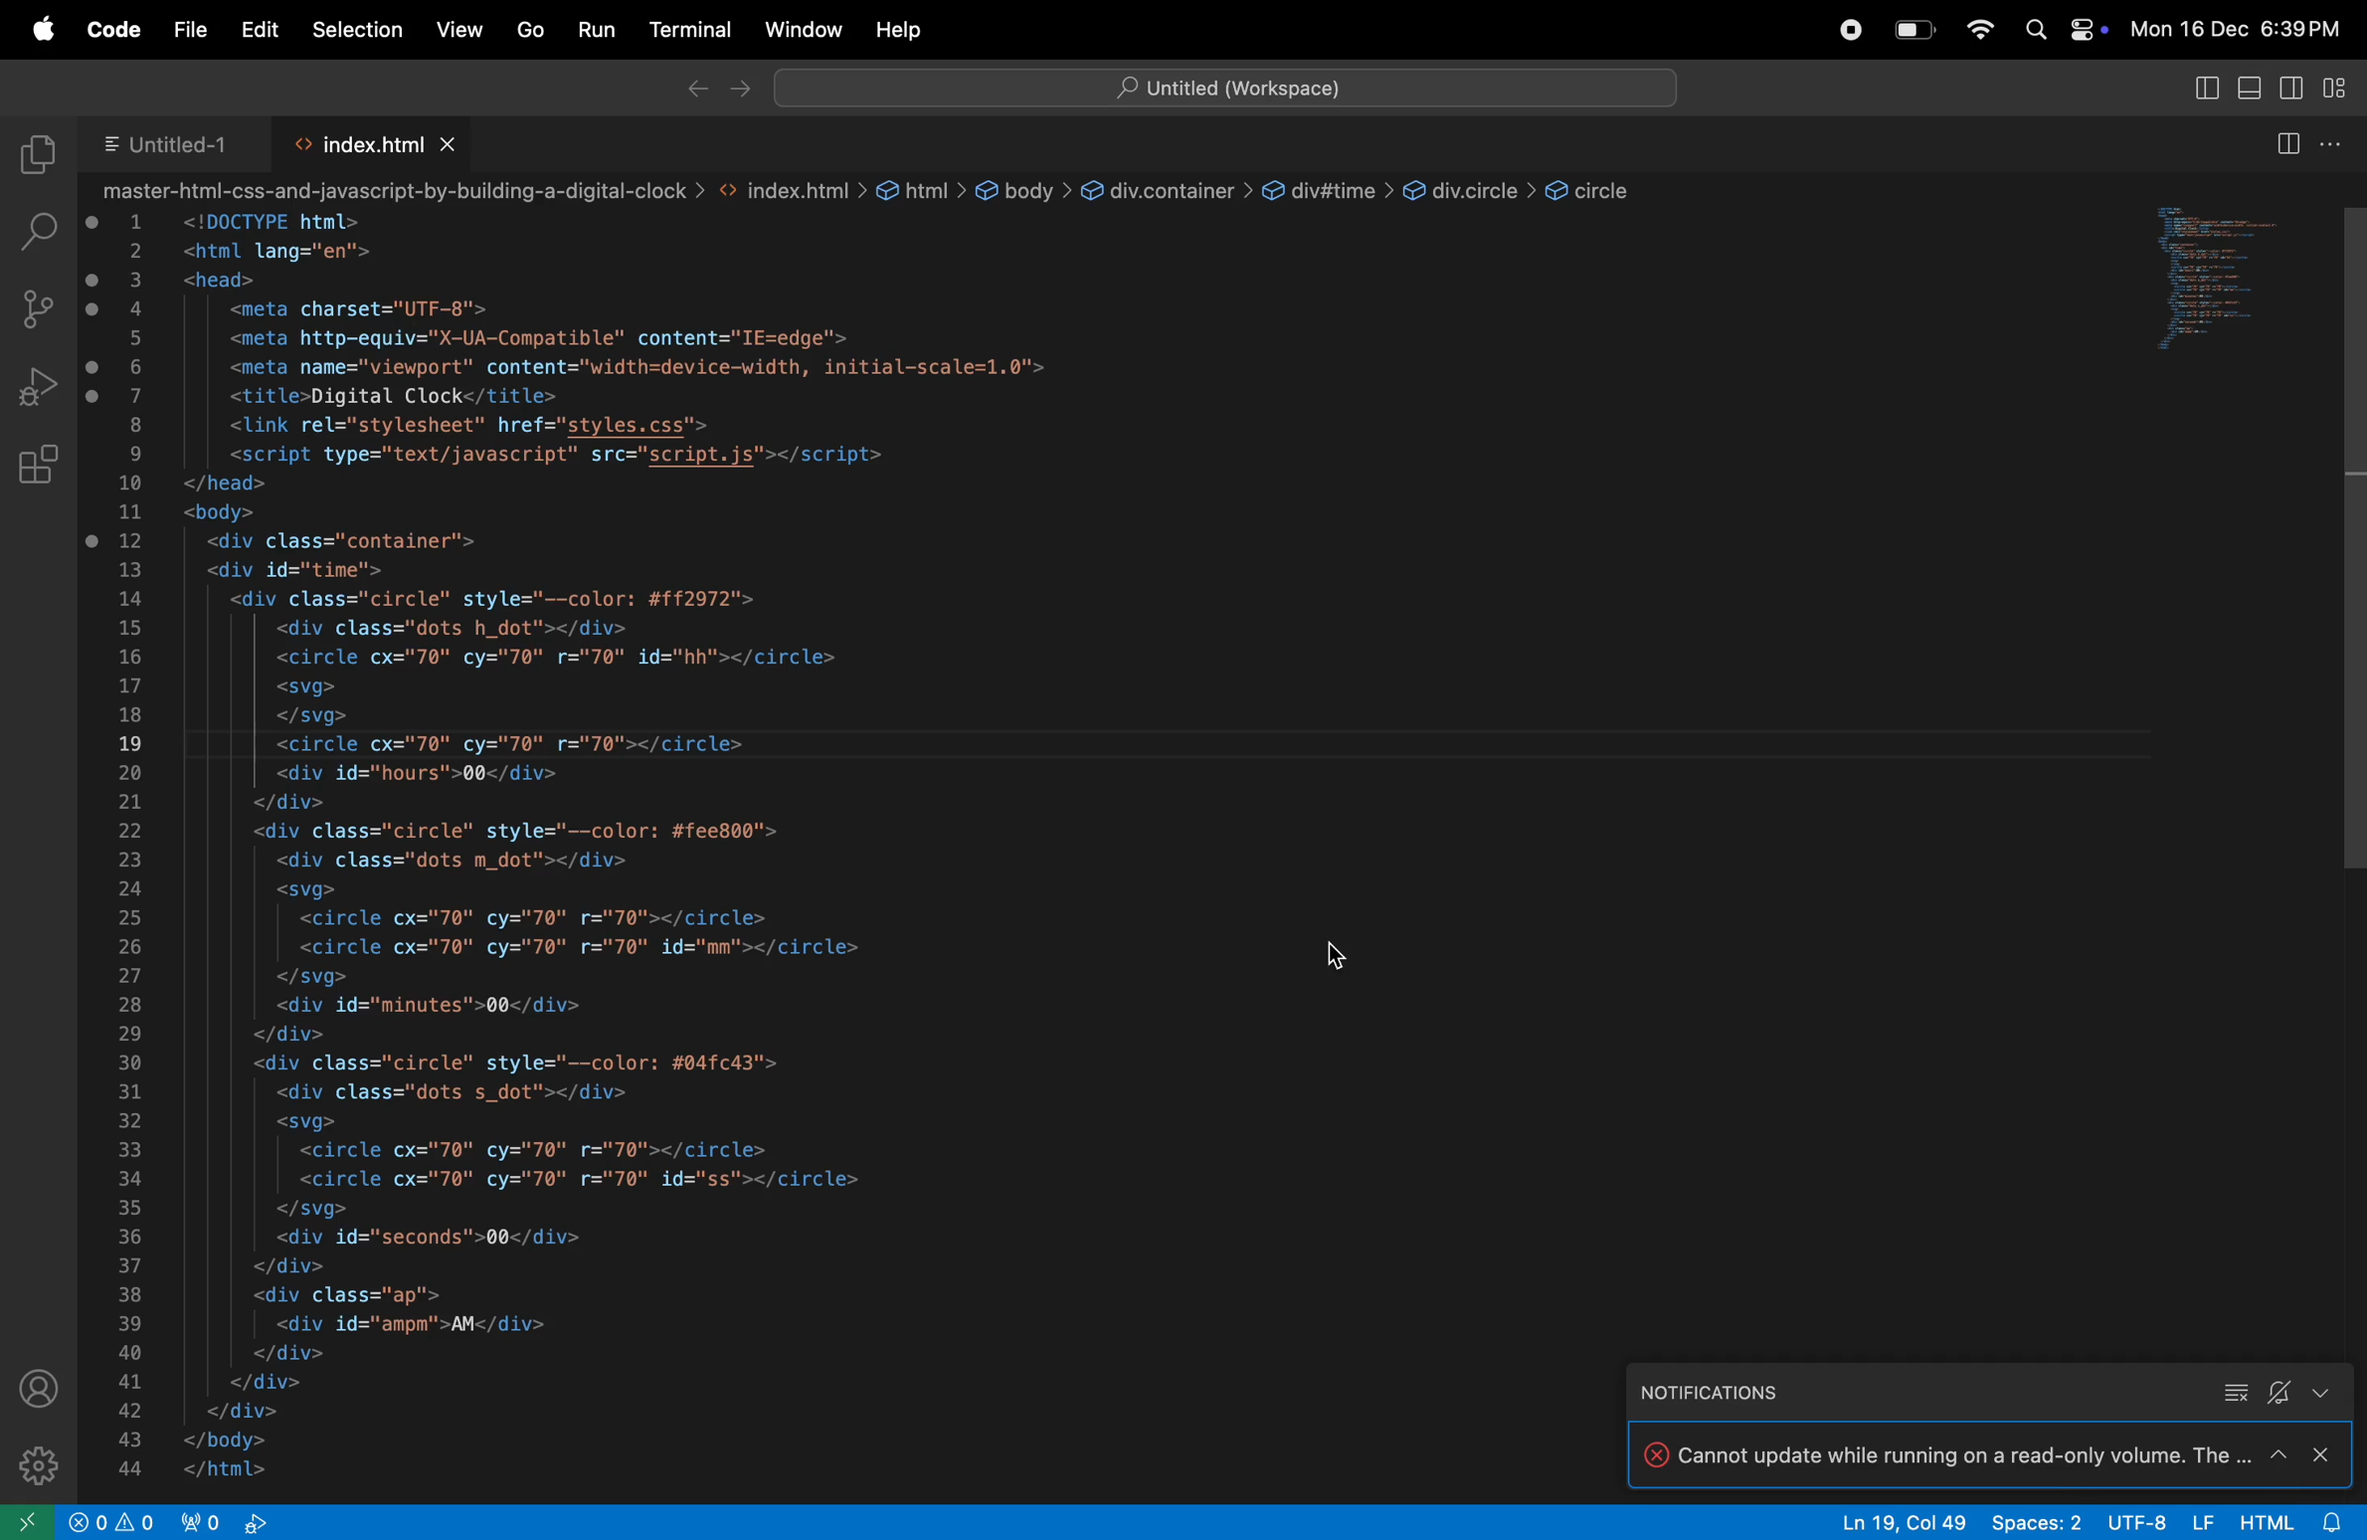 The width and height of the screenshot is (2367, 1540). What do you see at coordinates (2262, 1520) in the screenshot?
I see `html ` at bounding box center [2262, 1520].